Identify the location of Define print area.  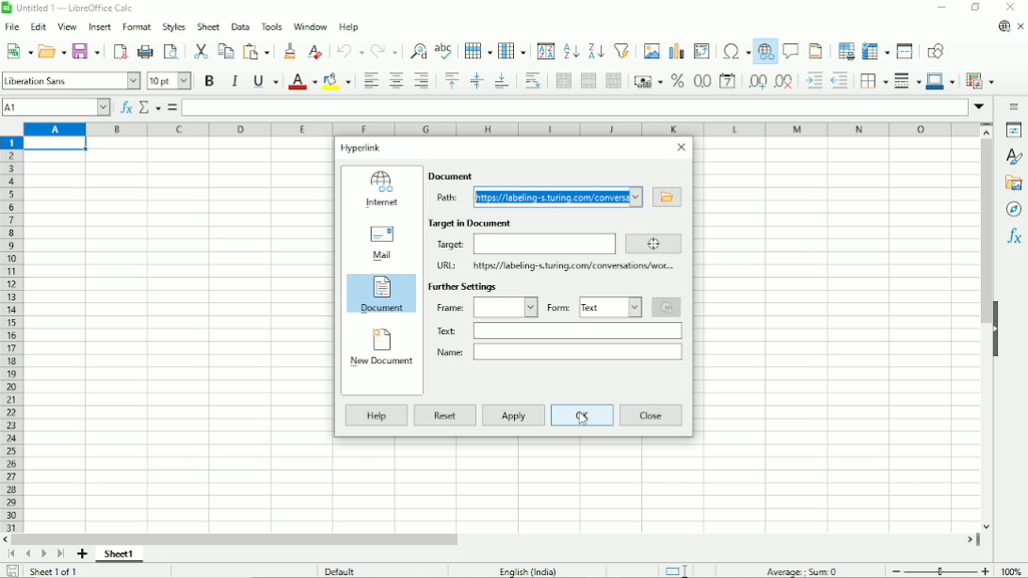
(845, 50).